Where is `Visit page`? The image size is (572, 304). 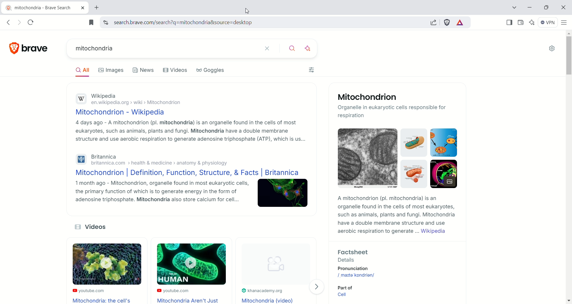
Visit page is located at coordinates (318, 287).